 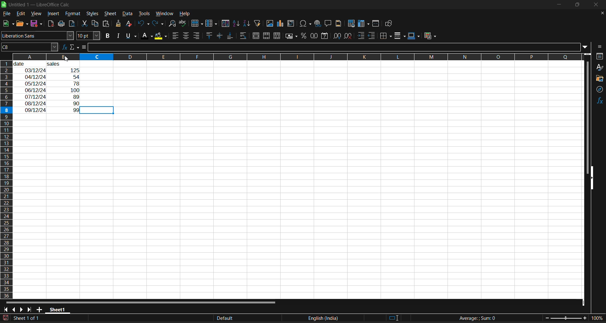 What do you see at coordinates (109, 36) in the screenshot?
I see `bold` at bounding box center [109, 36].